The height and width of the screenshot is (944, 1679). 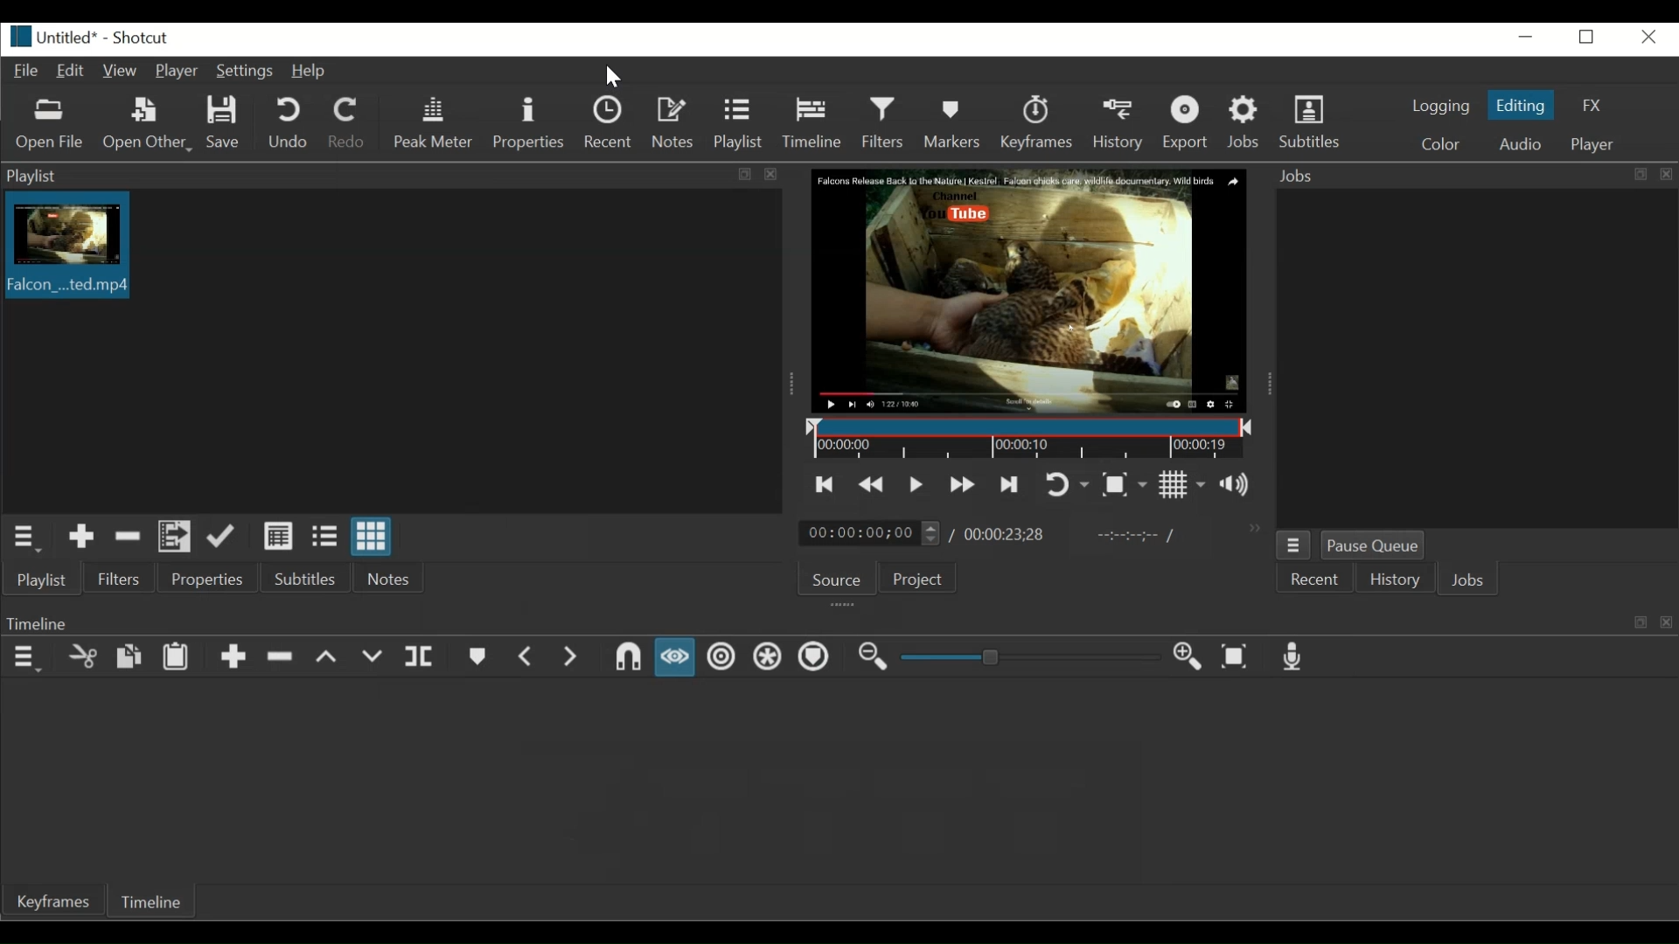 I want to click on Skip to the next point, so click(x=1008, y=483).